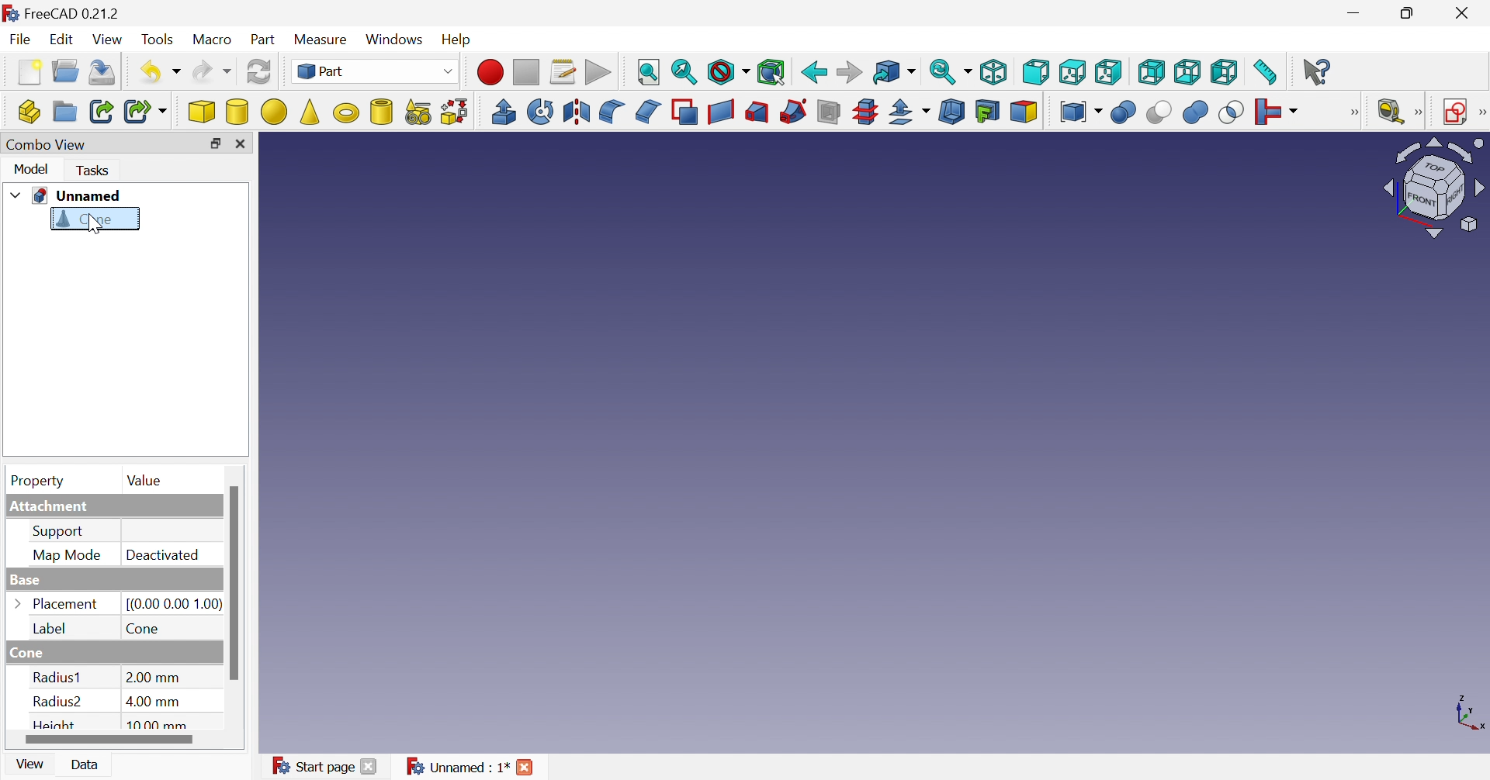  Describe the element at coordinates (995, 71) in the screenshot. I see `Isometric` at that location.